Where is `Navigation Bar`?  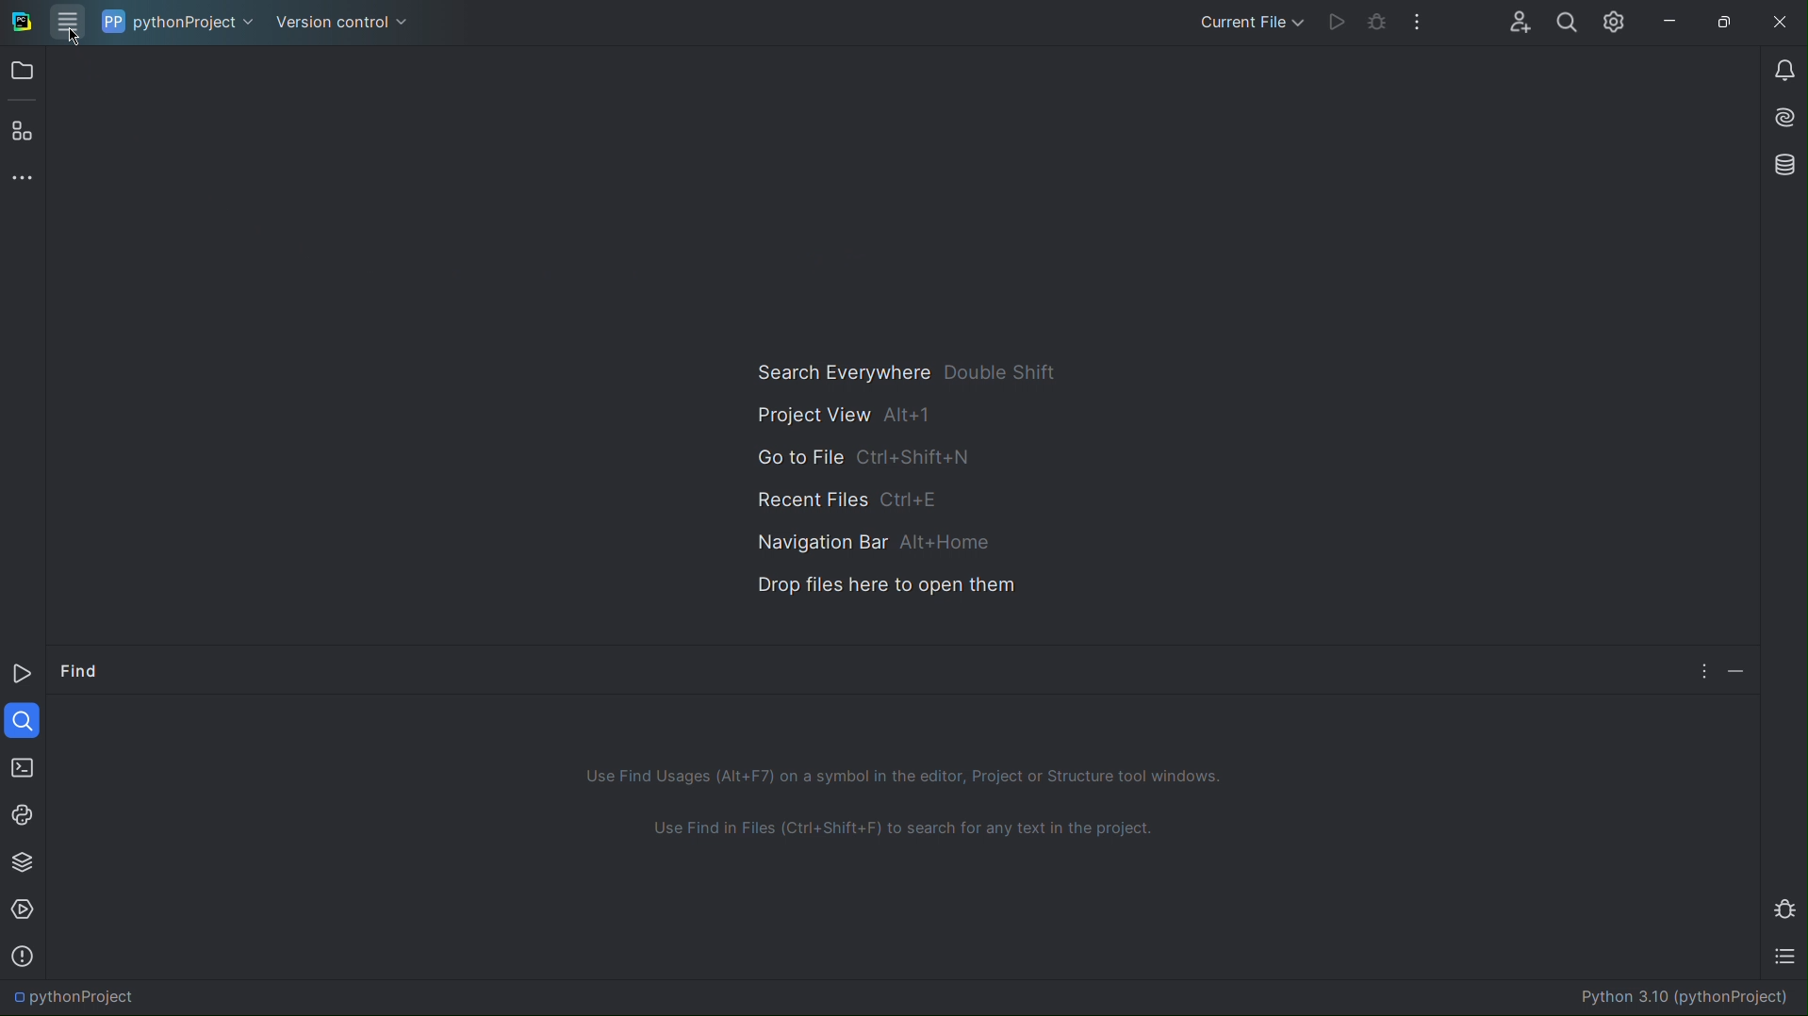
Navigation Bar is located at coordinates (858, 539).